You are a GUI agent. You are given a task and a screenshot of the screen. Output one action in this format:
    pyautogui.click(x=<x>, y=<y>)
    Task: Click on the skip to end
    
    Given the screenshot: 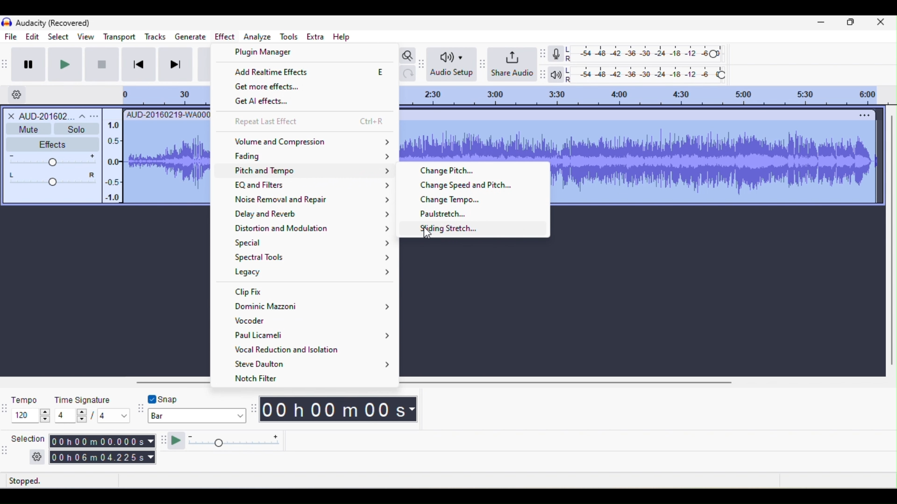 What is the action you would take?
    pyautogui.click(x=180, y=65)
    